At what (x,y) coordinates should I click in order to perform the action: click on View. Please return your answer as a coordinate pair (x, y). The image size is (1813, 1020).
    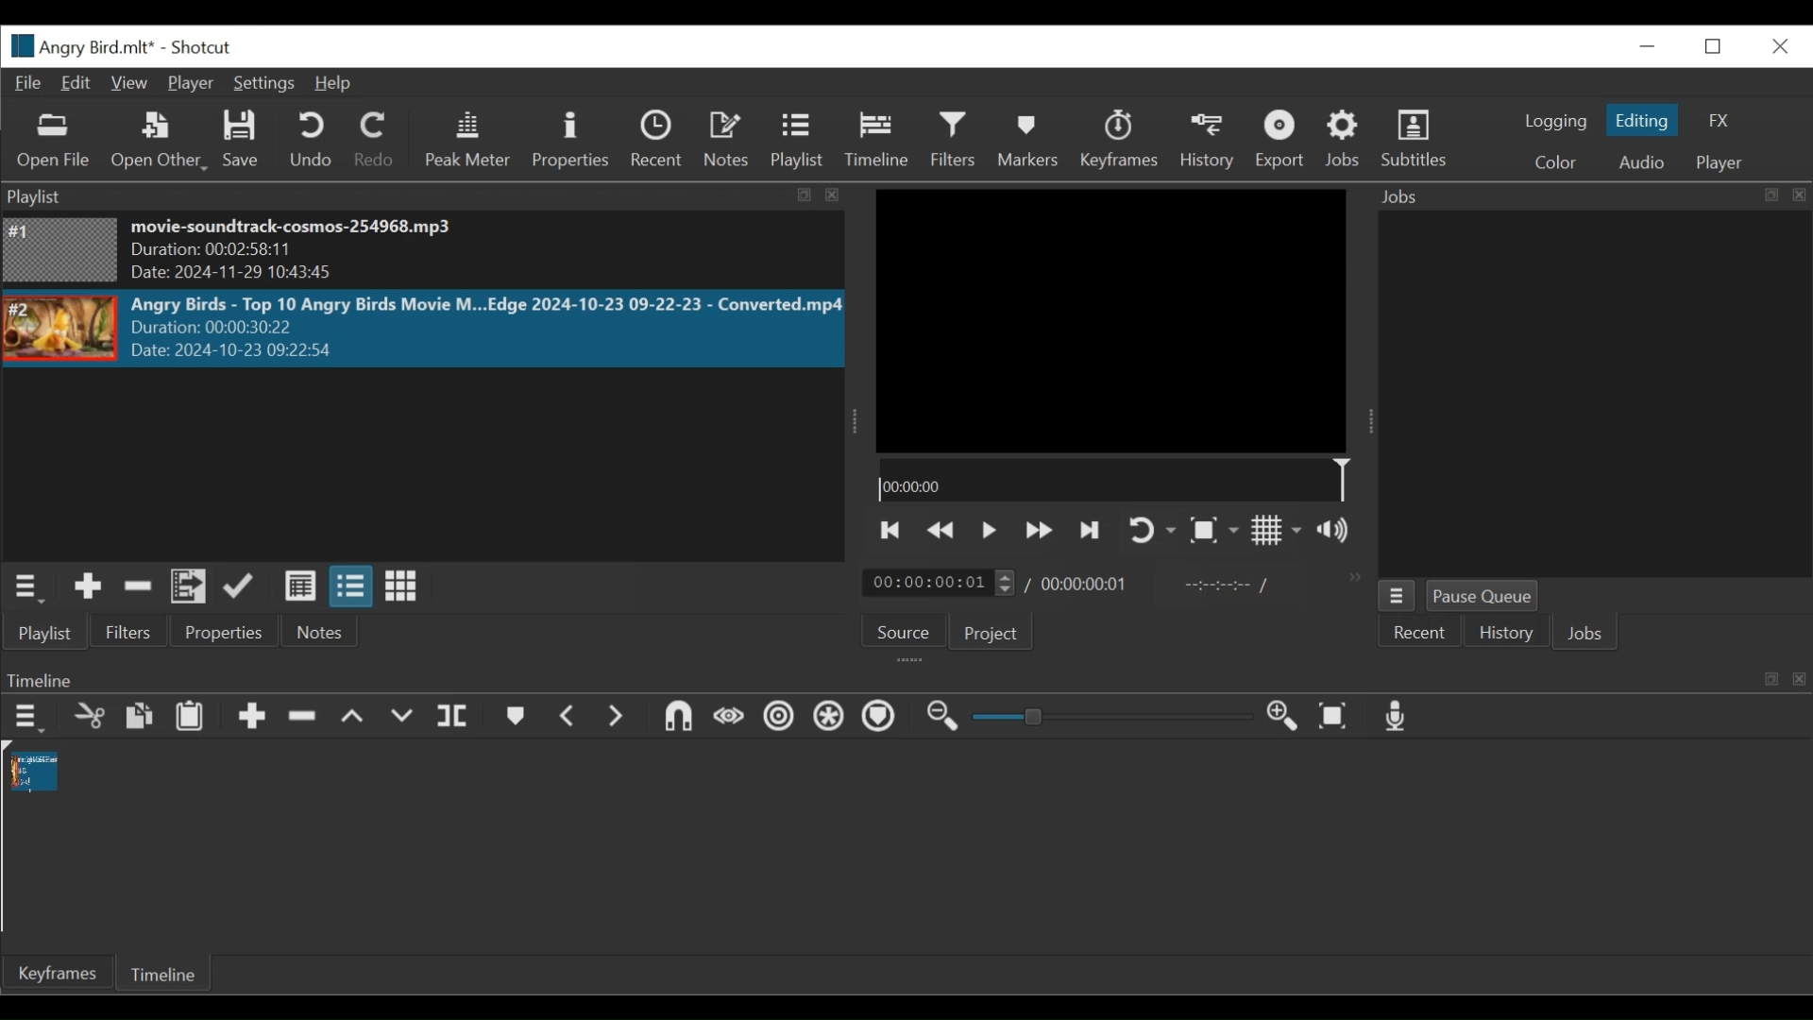
    Looking at the image, I should click on (129, 82).